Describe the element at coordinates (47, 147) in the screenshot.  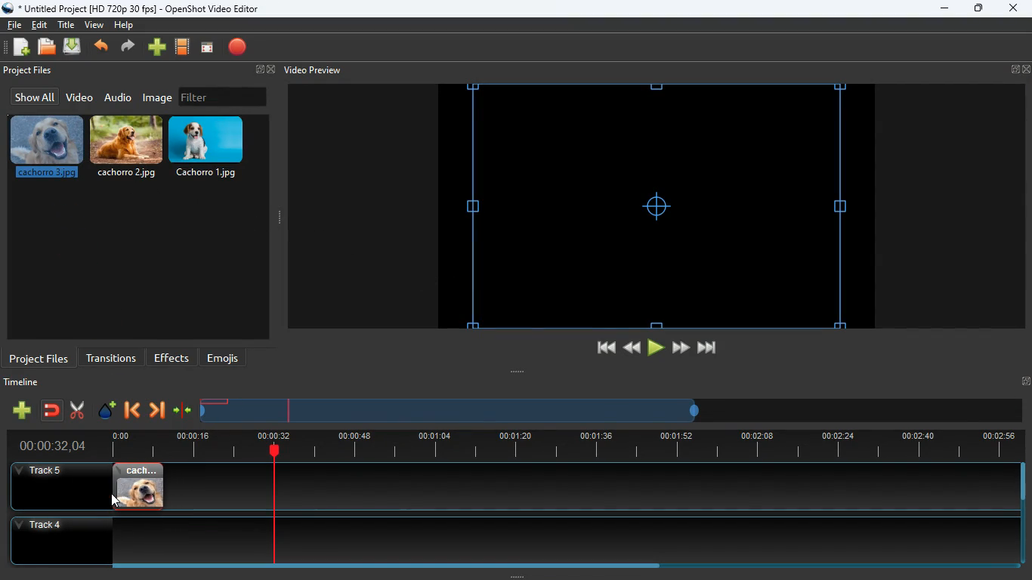
I see `cachorro.3.jpg` at that location.